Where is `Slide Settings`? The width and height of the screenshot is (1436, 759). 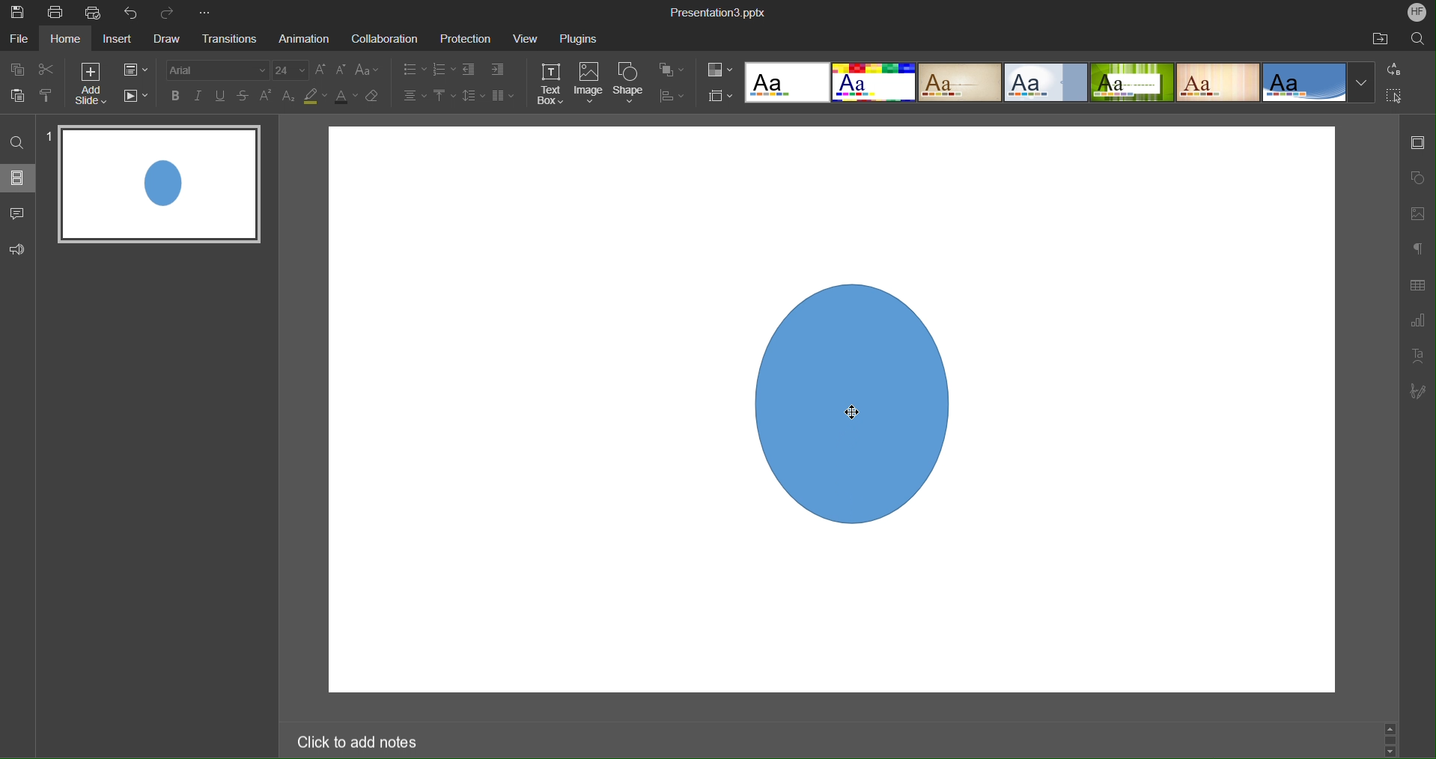 Slide Settings is located at coordinates (136, 70).